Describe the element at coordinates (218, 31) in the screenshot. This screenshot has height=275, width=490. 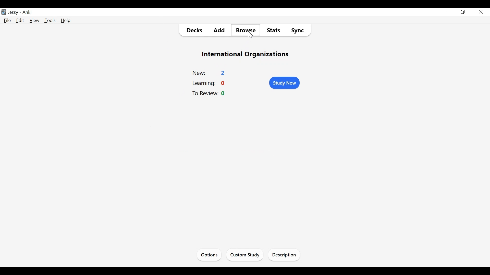
I see `Add` at that location.